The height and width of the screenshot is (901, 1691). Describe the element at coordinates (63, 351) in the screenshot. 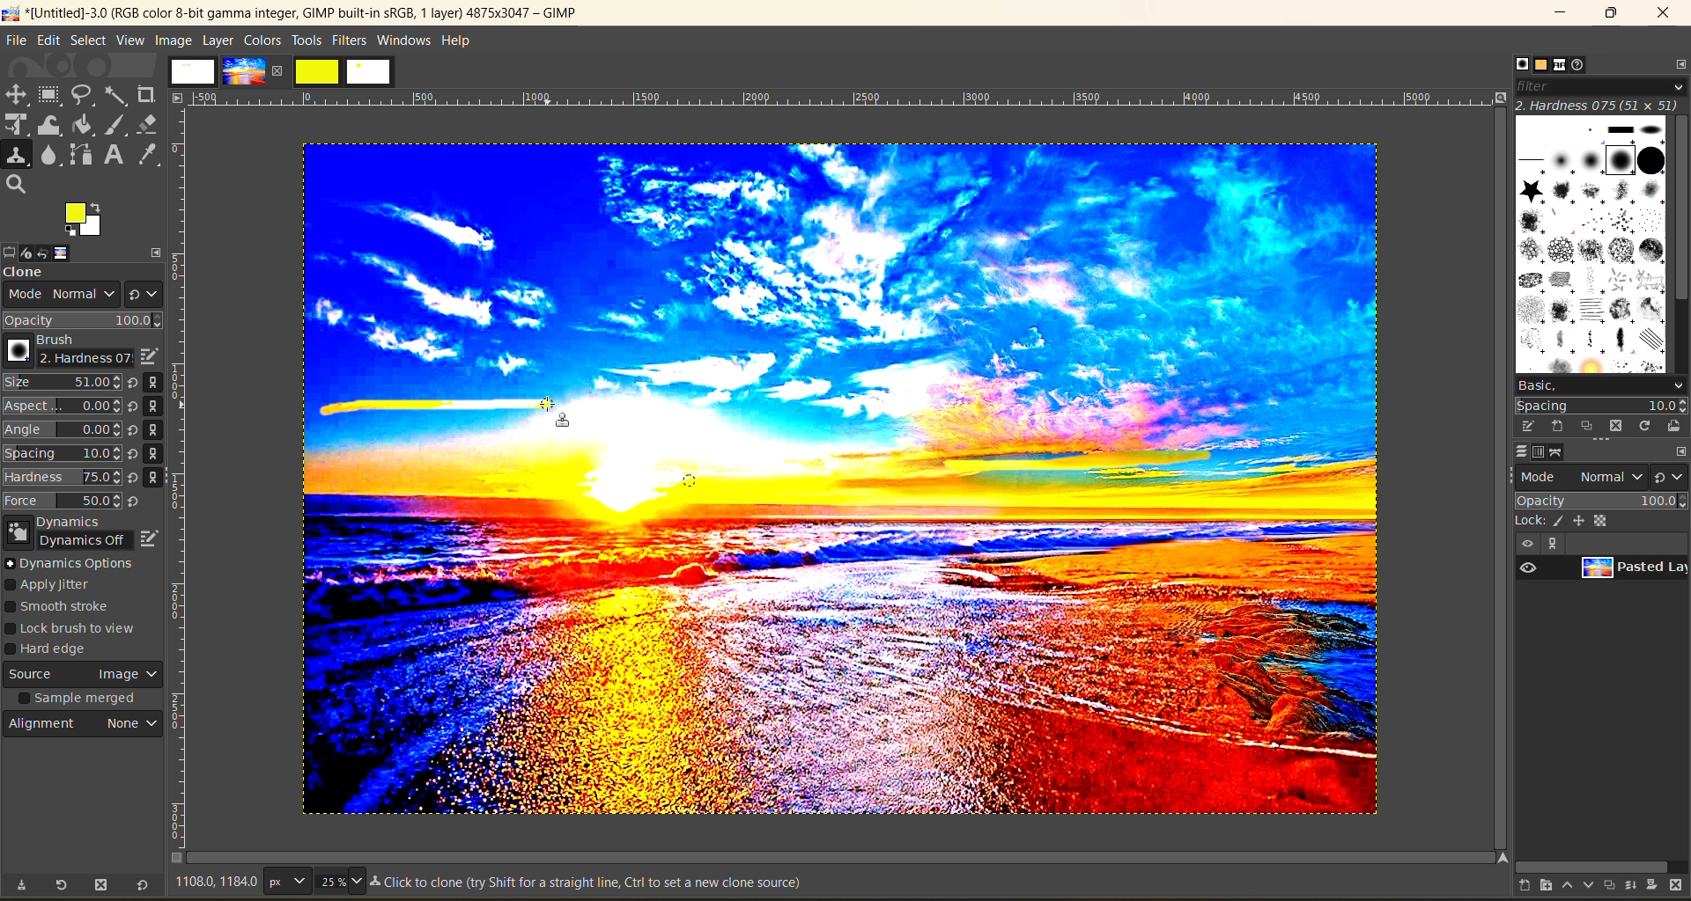

I see `brush` at that location.